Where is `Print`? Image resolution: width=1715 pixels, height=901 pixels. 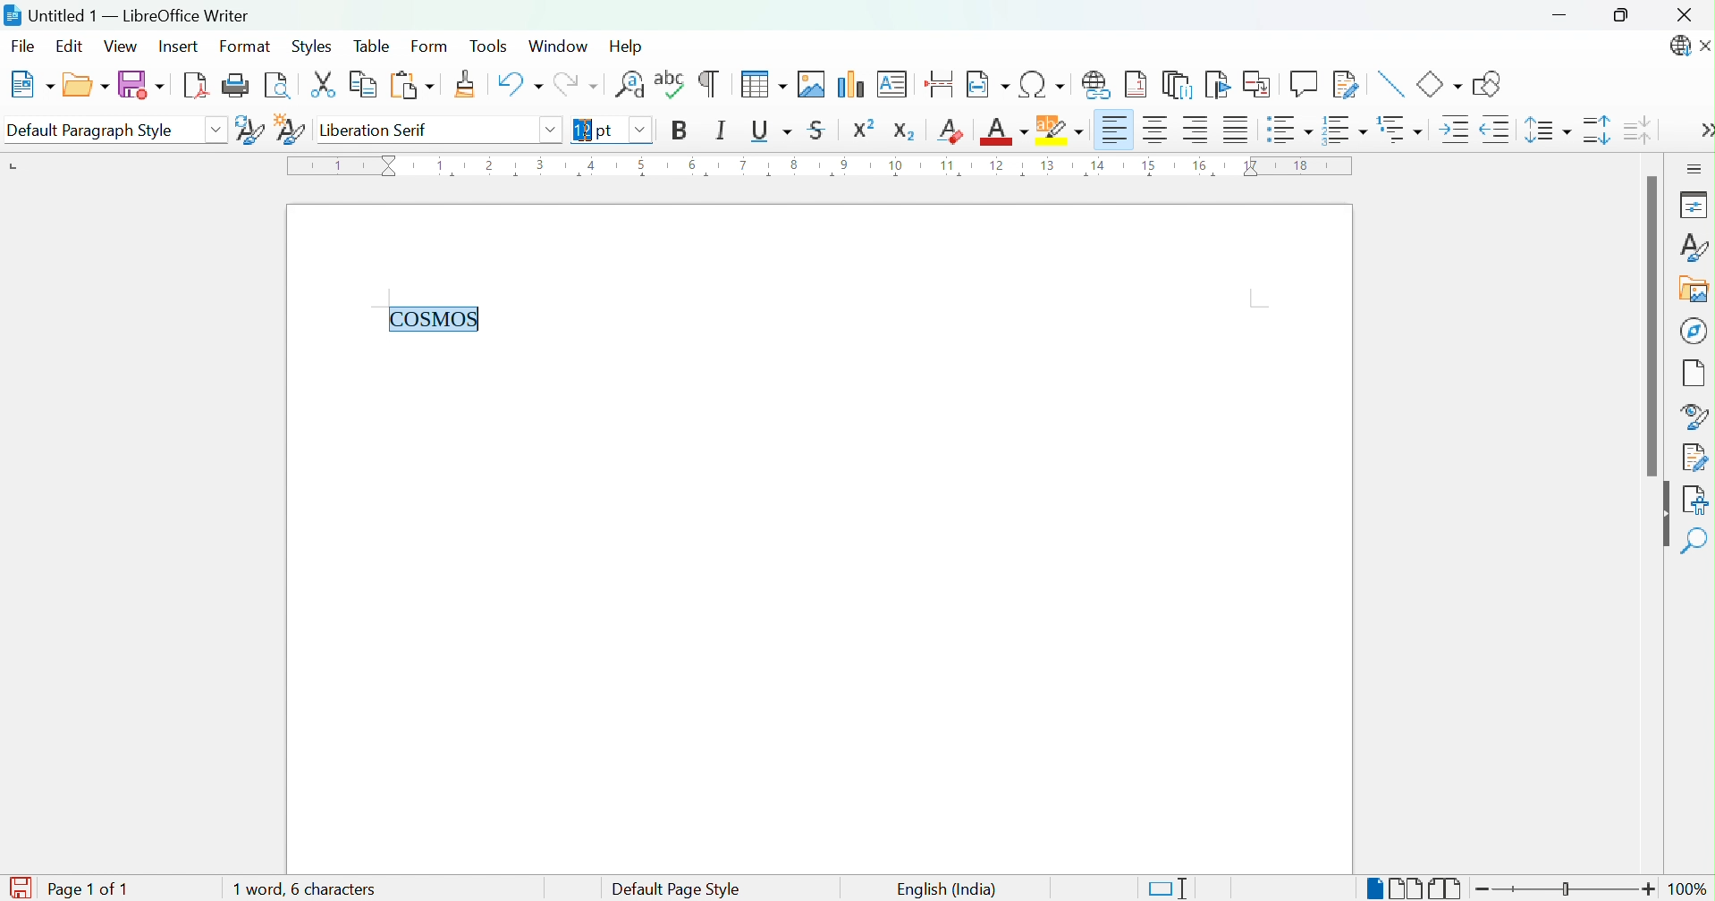
Print is located at coordinates (237, 85).